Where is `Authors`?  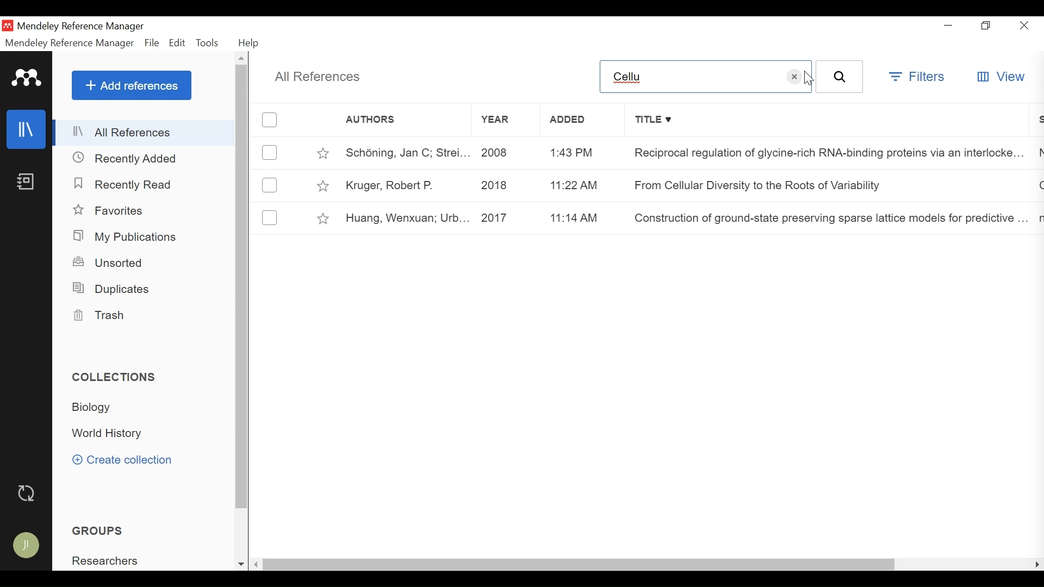 Authors is located at coordinates (392, 120).